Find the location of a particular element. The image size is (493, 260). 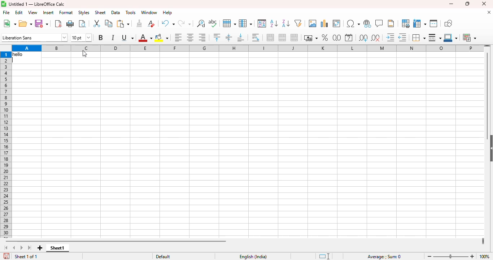

title is located at coordinates (37, 4).